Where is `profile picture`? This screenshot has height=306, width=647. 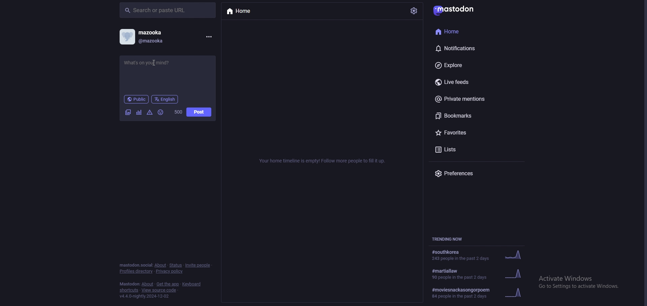
profile picture is located at coordinates (128, 36).